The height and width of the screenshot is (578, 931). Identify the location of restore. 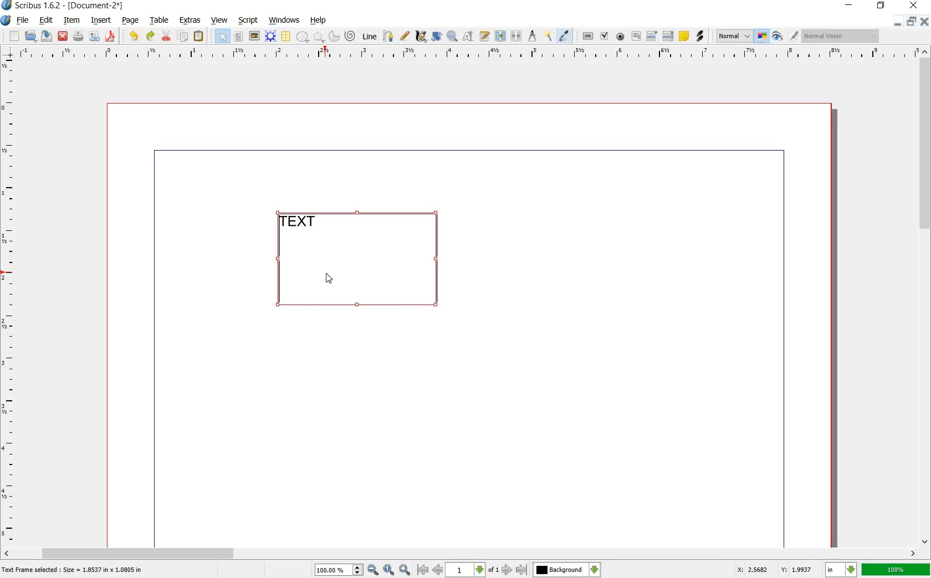
(911, 22).